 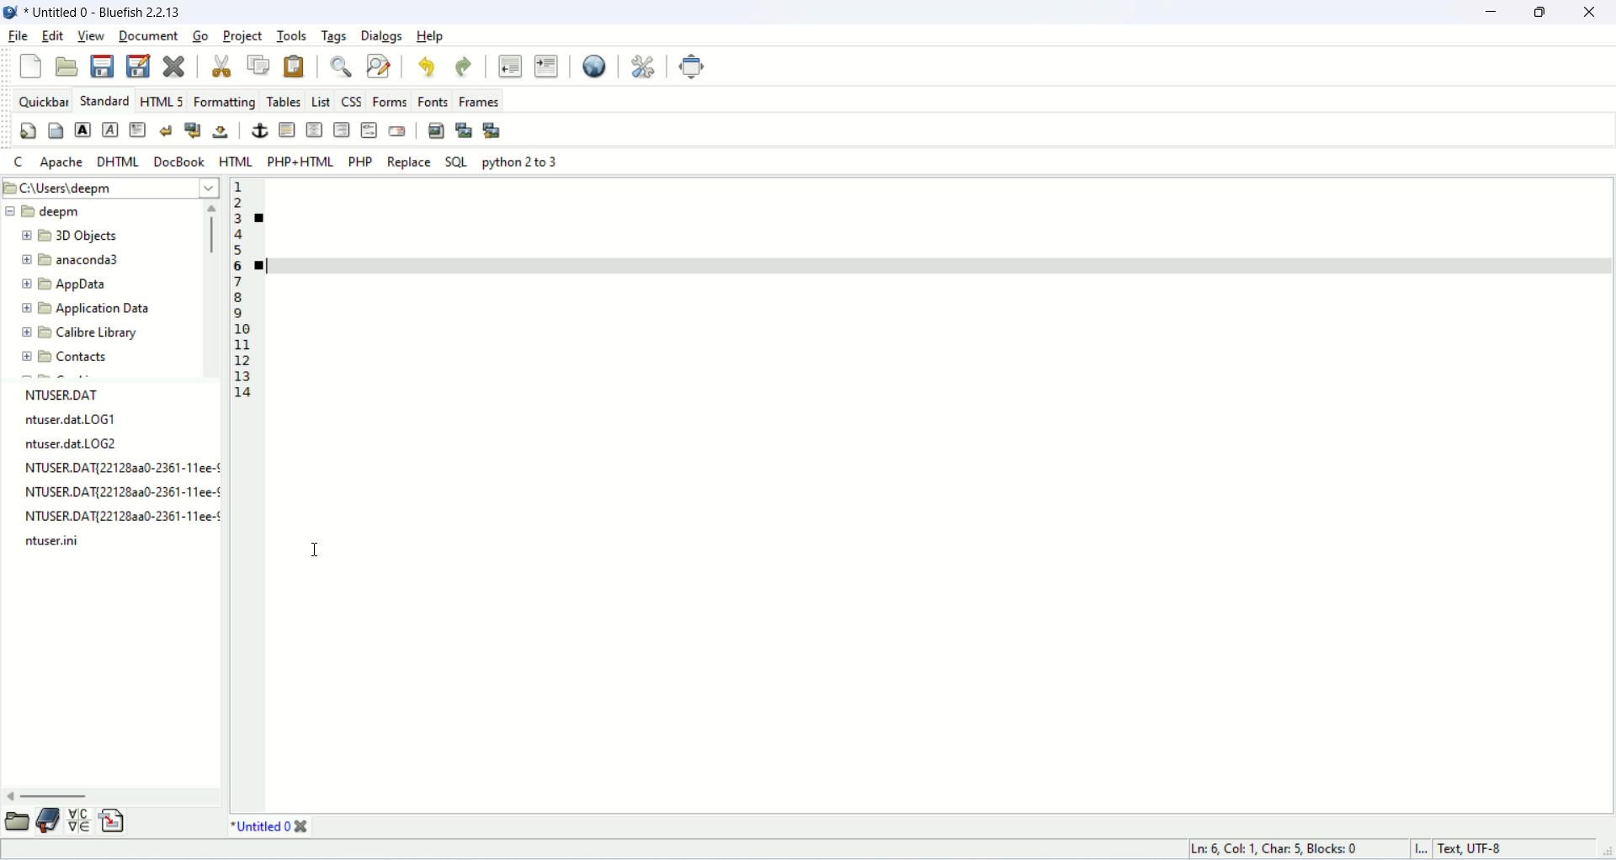 What do you see at coordinates (433, 101) in the screenshot?
I see `fonts` at bounding box center [433, 101].